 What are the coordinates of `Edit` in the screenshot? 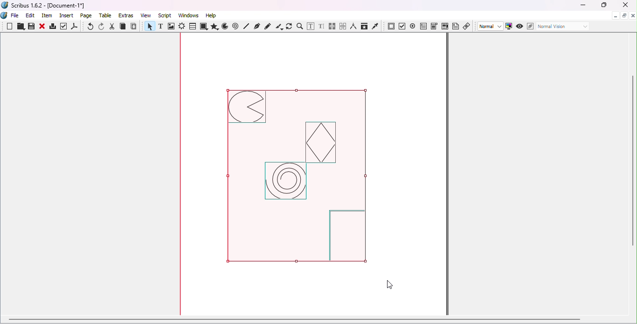 It's located at (30, 15).